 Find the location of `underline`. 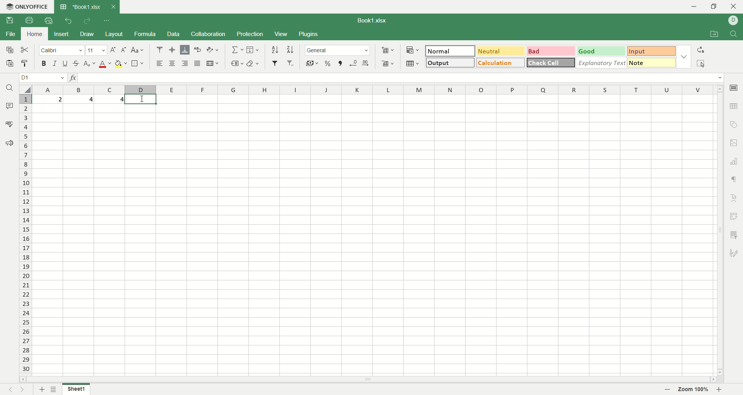

underline is located at coordinates (66, 64).